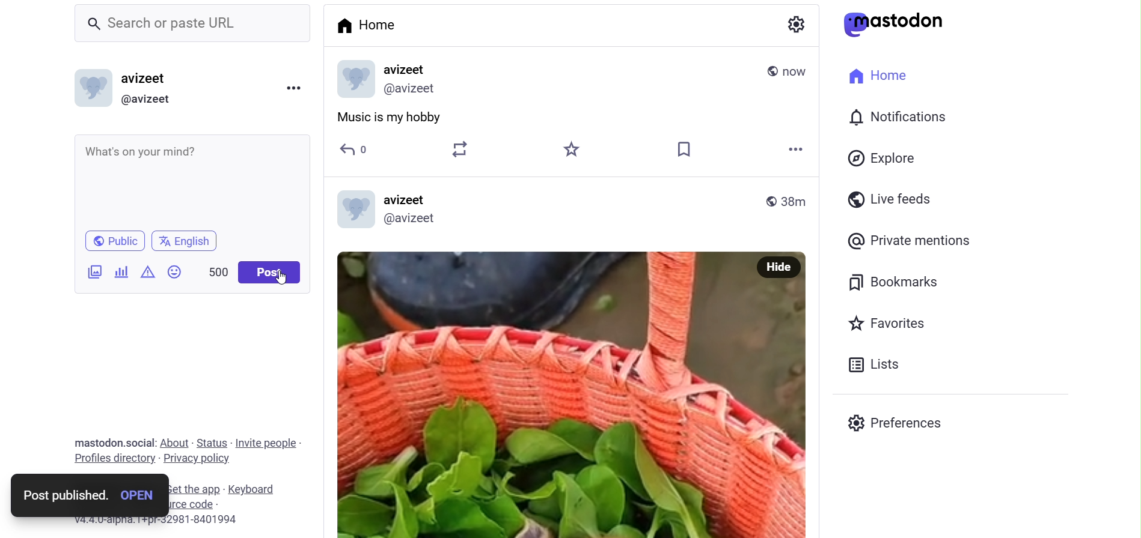  What do you see at coordinates (193, 489) in the screenshot?
I see `Get the App` at bounding box center [193, 489].